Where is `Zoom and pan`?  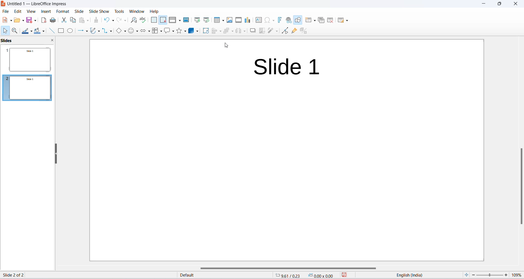
Zoom and pan is located at coordinates (15, 31).